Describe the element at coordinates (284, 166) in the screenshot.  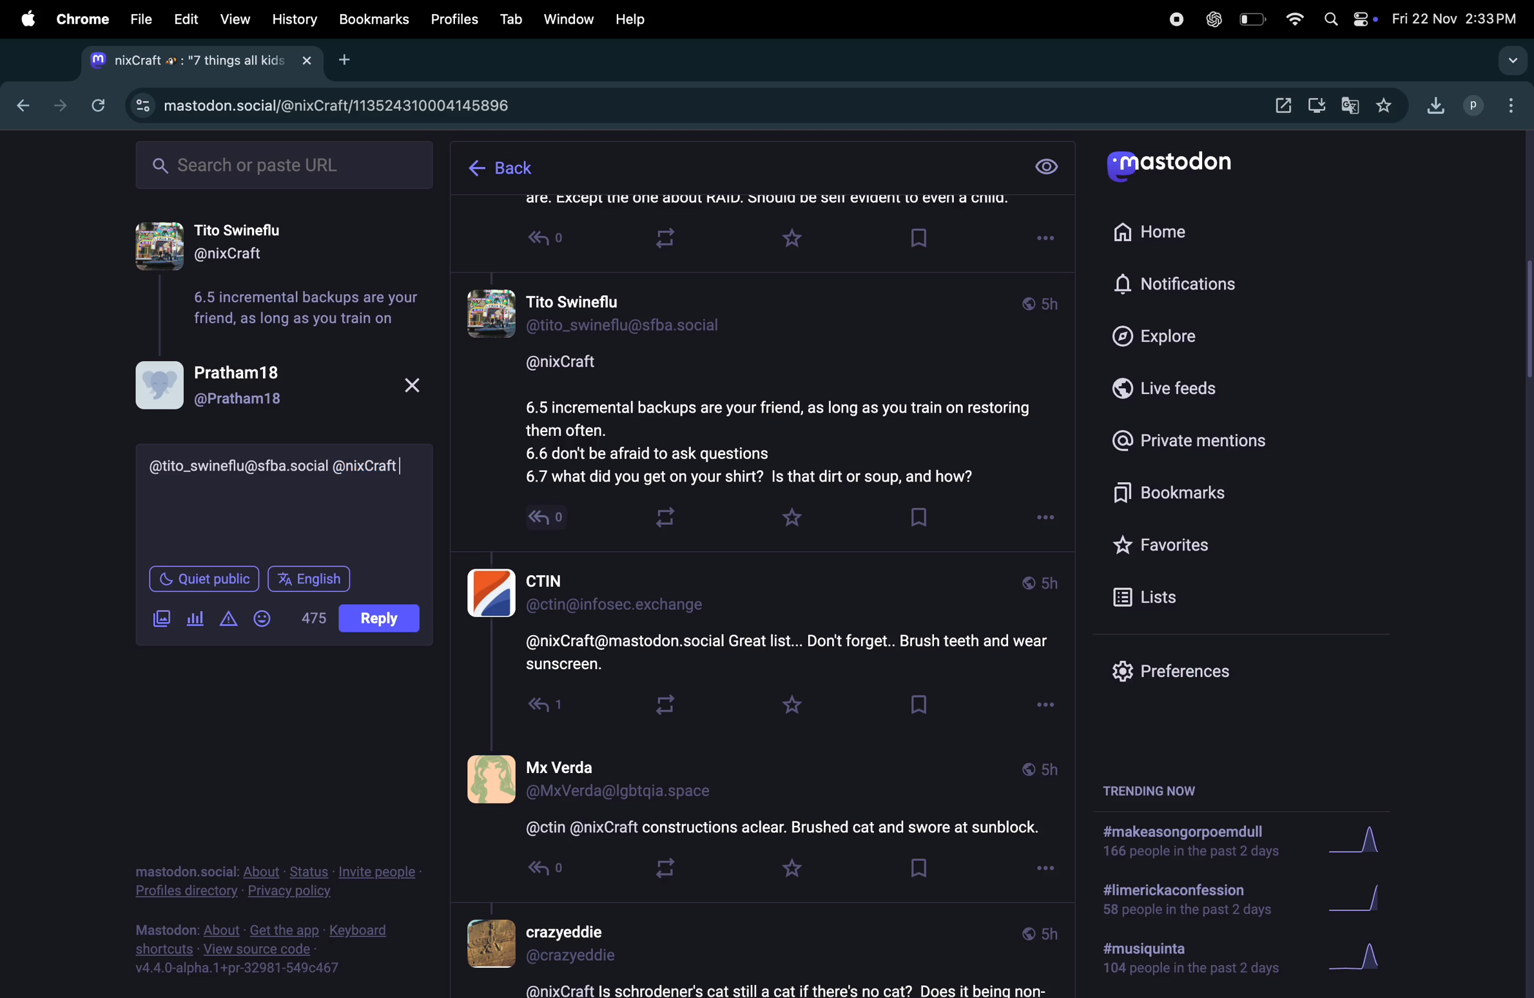
I see `search bar` at that location.